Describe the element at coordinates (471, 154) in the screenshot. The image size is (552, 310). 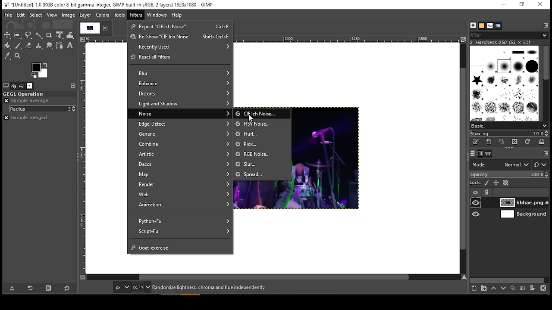
I see `layers` at that location.